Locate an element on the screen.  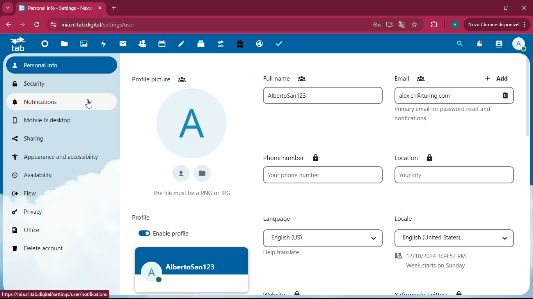
search is located at coordinates (459, 44).